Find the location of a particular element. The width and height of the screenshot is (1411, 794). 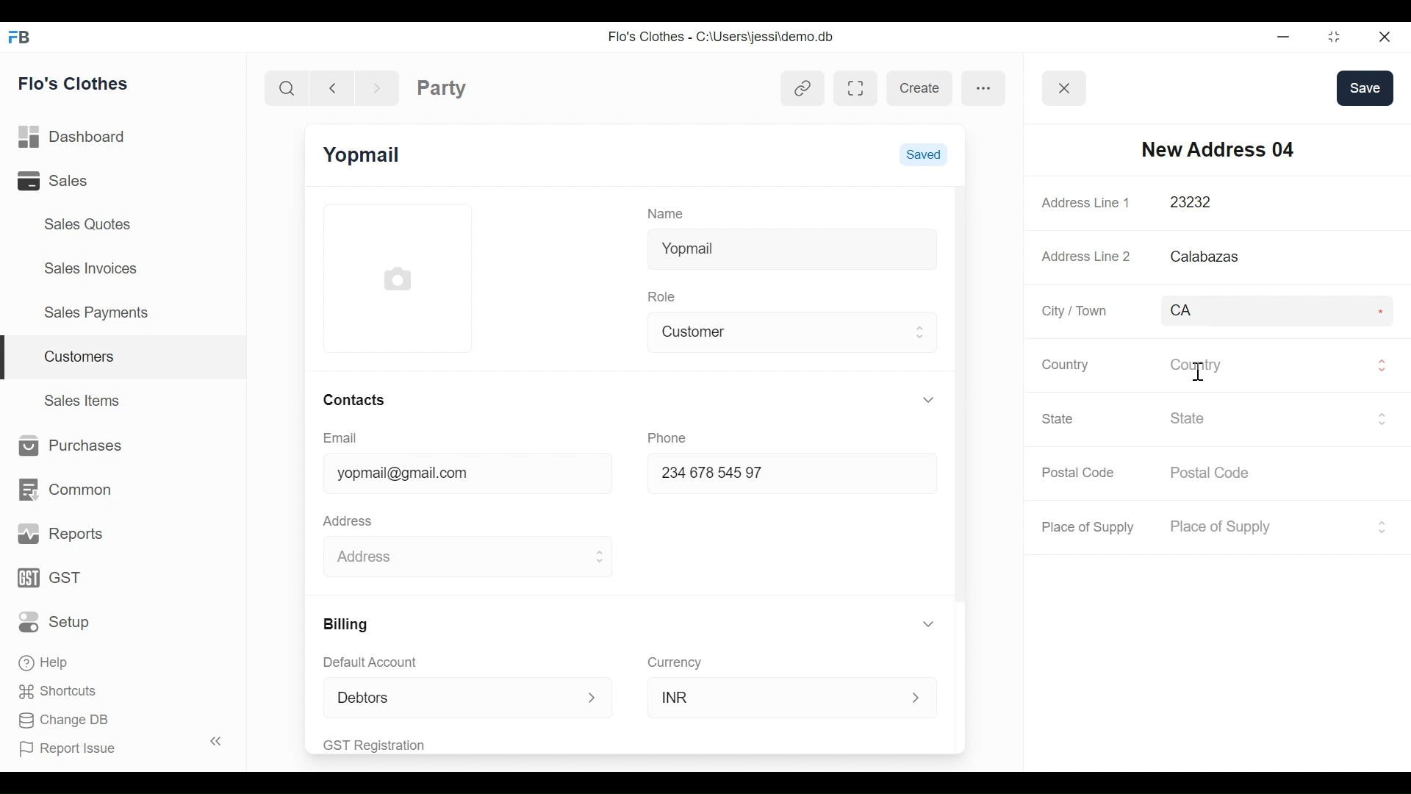

Sales Quotes is located at coordinates (89, 224).